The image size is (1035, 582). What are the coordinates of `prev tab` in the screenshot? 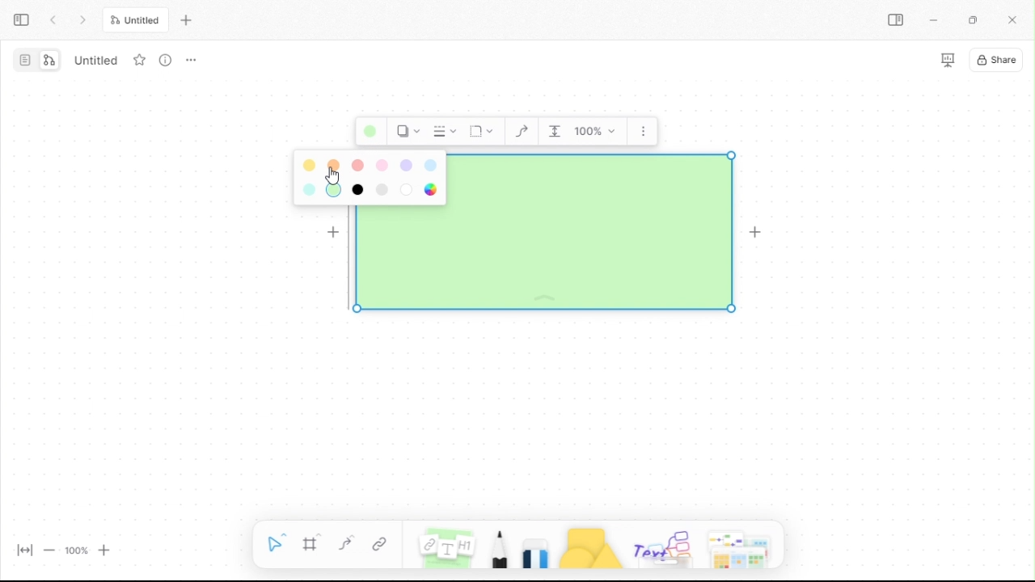 It's located at (53, 21).